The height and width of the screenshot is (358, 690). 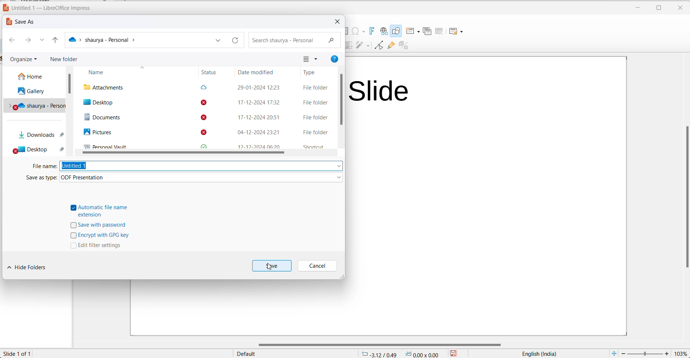 What do you see at coordinates (357, 31) in the screenshot?
I see `insert special characters` at bounding box center [357, 31].